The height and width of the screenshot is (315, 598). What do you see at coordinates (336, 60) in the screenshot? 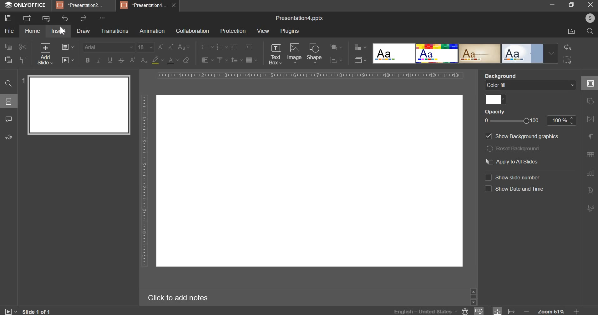
I see `align shape` at bounding box center [336, 60].